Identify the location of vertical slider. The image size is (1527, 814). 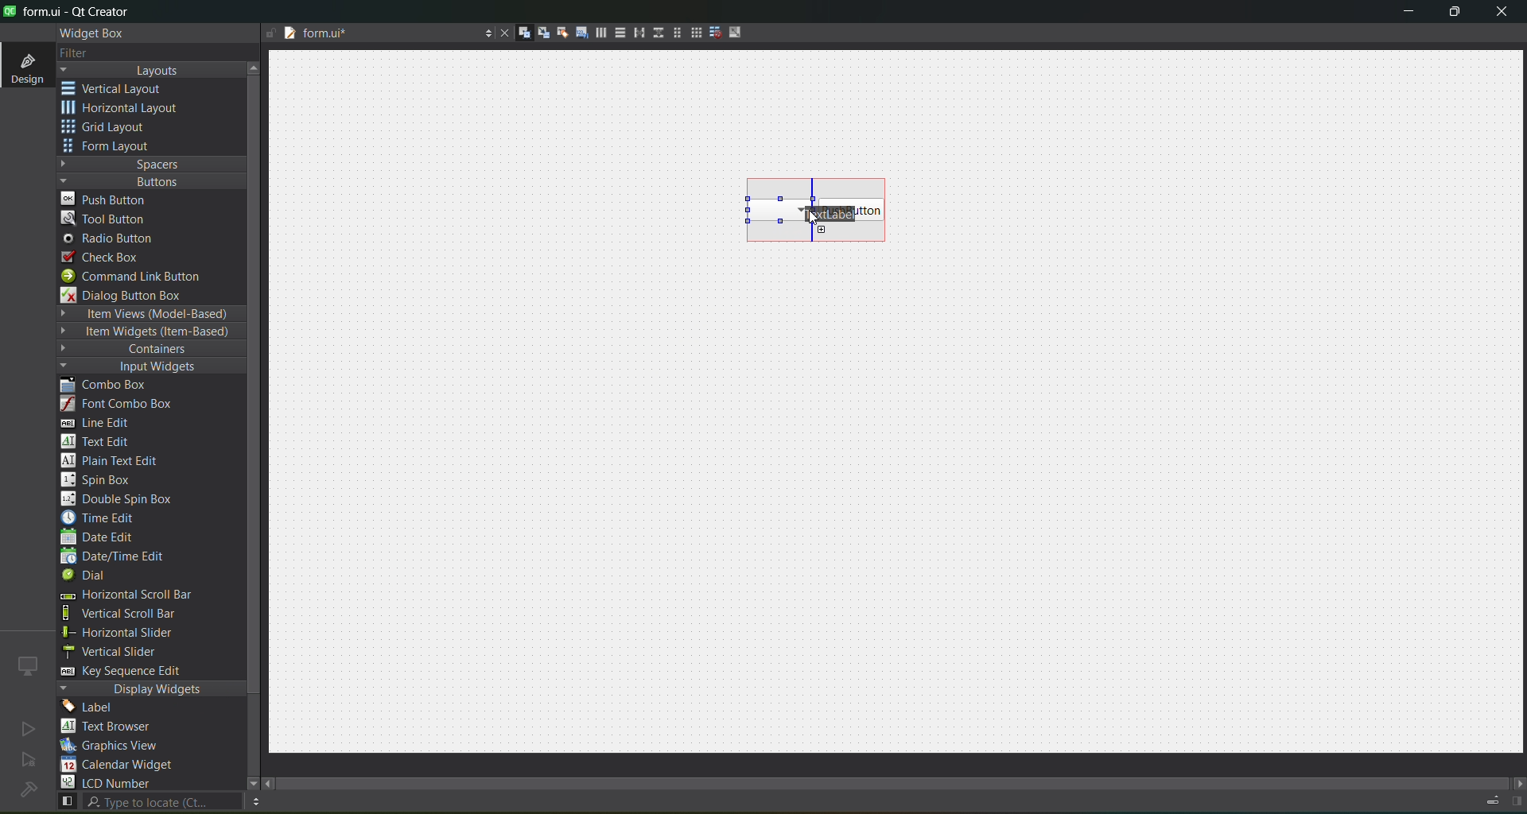
(125, 651).